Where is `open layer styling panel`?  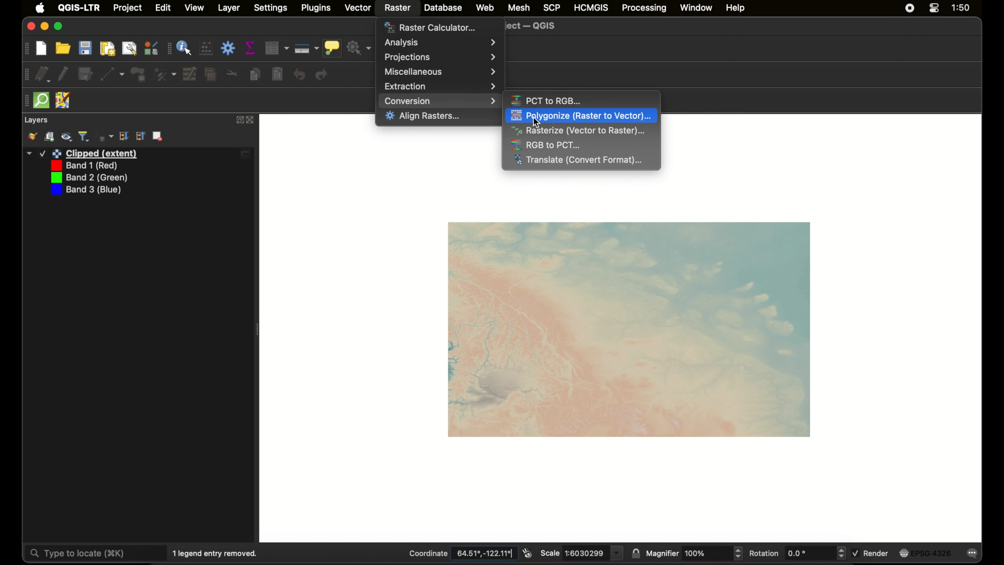 open layer styling panel is located at coordinates (32, 137).